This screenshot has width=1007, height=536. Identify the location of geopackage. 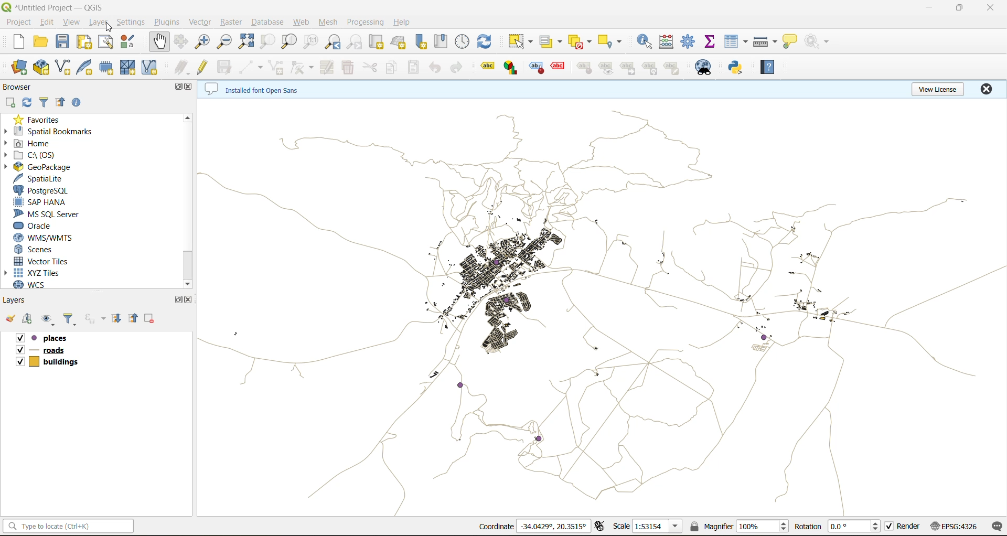
(63, 168).